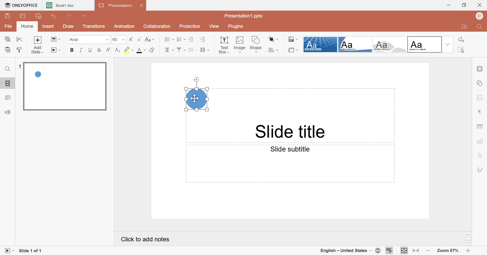 Image resolution: width=487 pixels, height=255 pixels. Describe the element at coordinates (8, 251) in the screenshot. I see `Start slideshow` at that location.